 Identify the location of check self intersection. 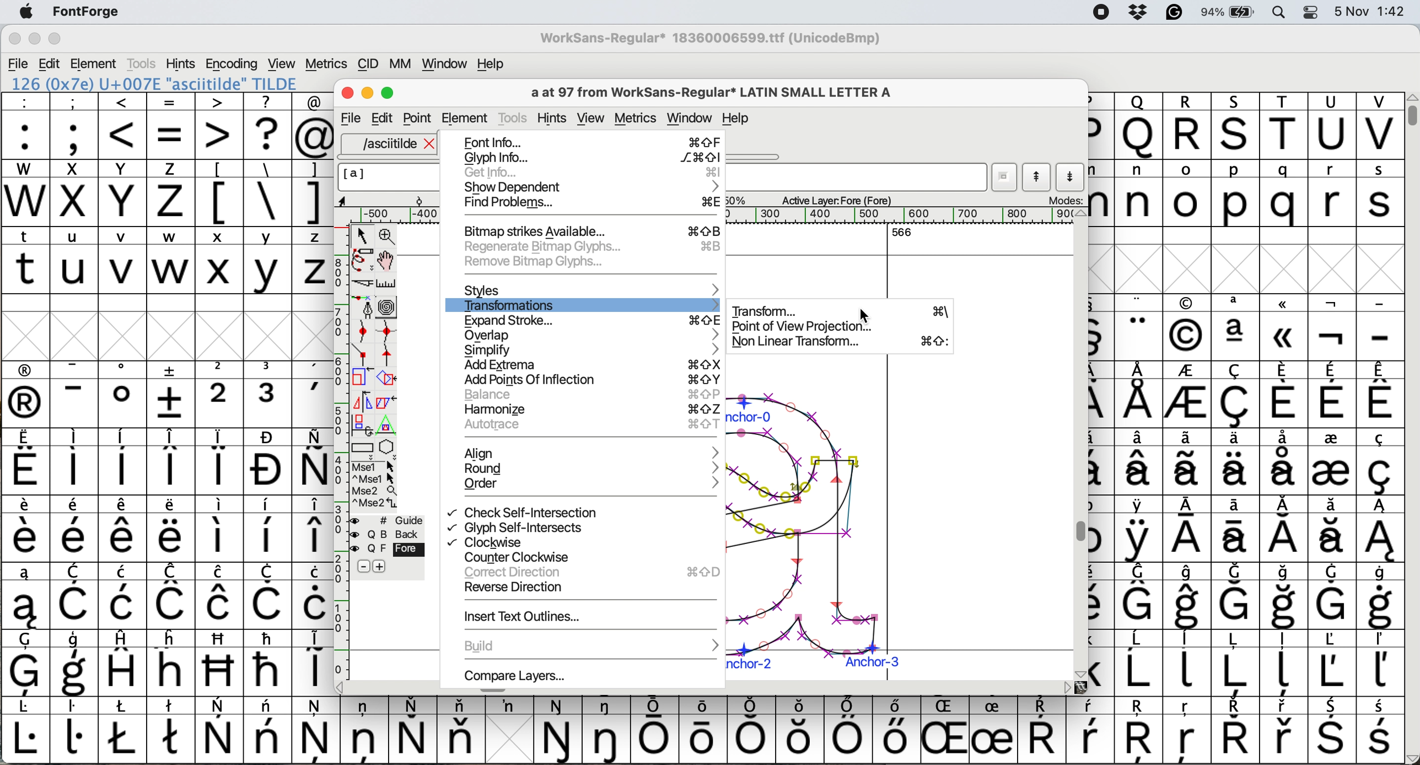
(526, 513).